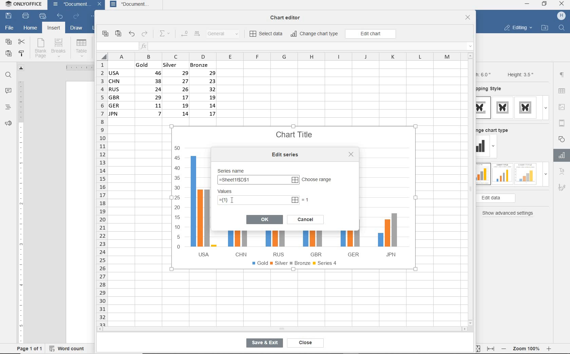  What do you see at coordinates (492, 89) in the screenshot?
I see `wrapping style` at bounding box center [492, 89].